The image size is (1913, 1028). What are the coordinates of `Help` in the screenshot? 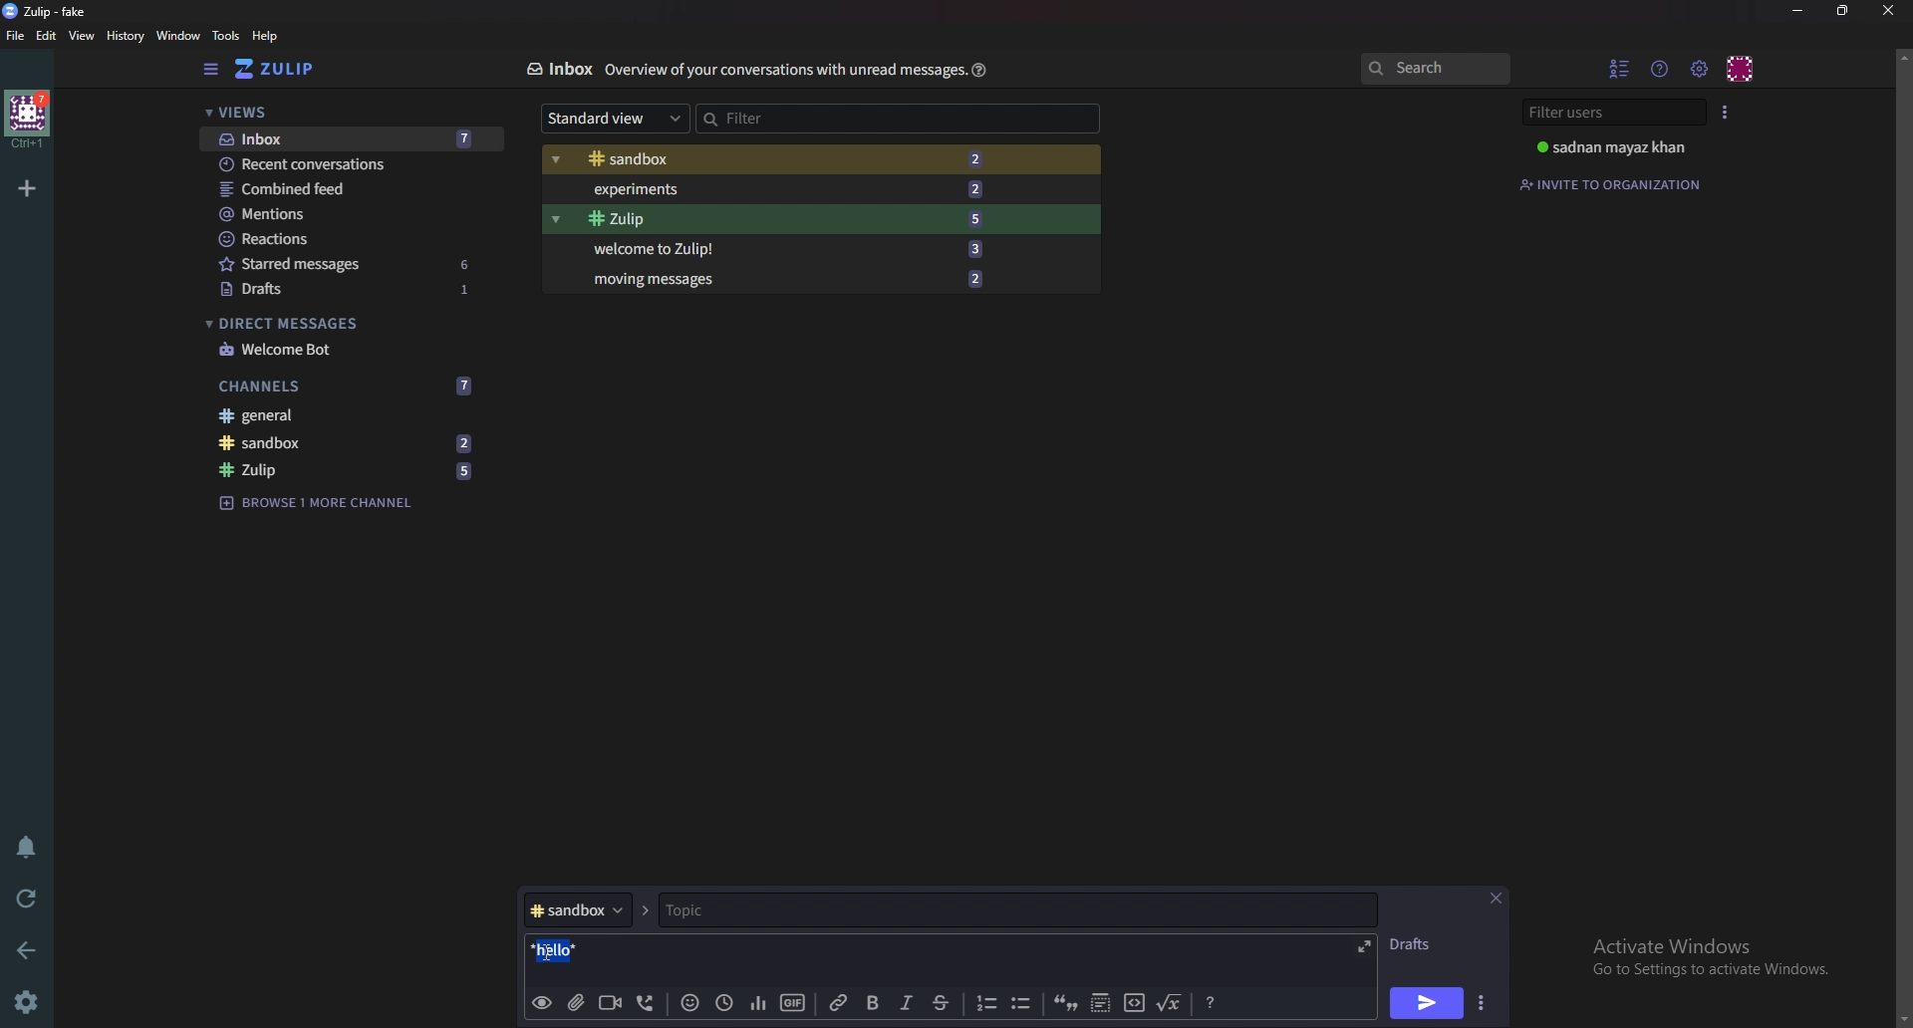 It's located at (981, 69).